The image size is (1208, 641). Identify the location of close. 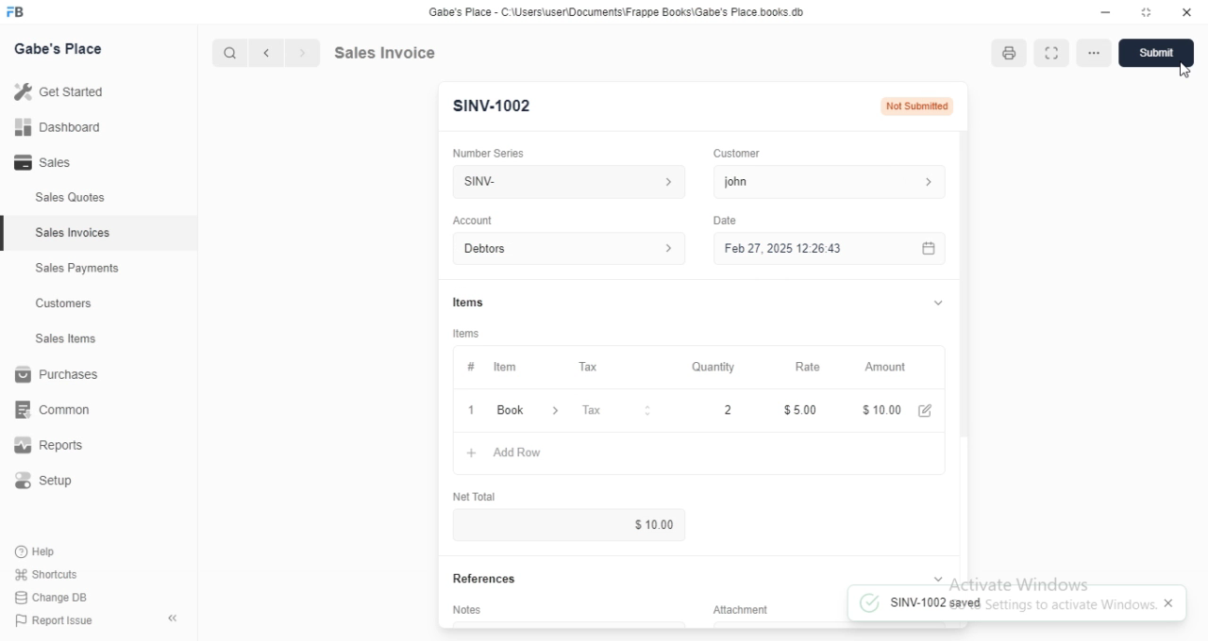
(1171, 604).